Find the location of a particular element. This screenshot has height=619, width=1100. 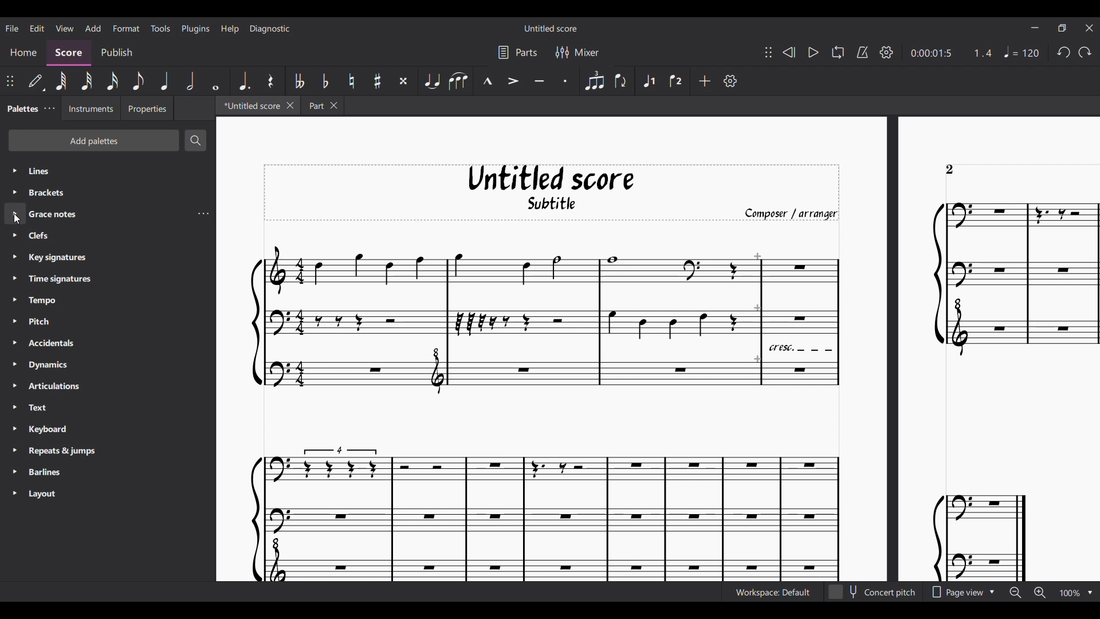

32nd note is located at coordinates (86, 81).